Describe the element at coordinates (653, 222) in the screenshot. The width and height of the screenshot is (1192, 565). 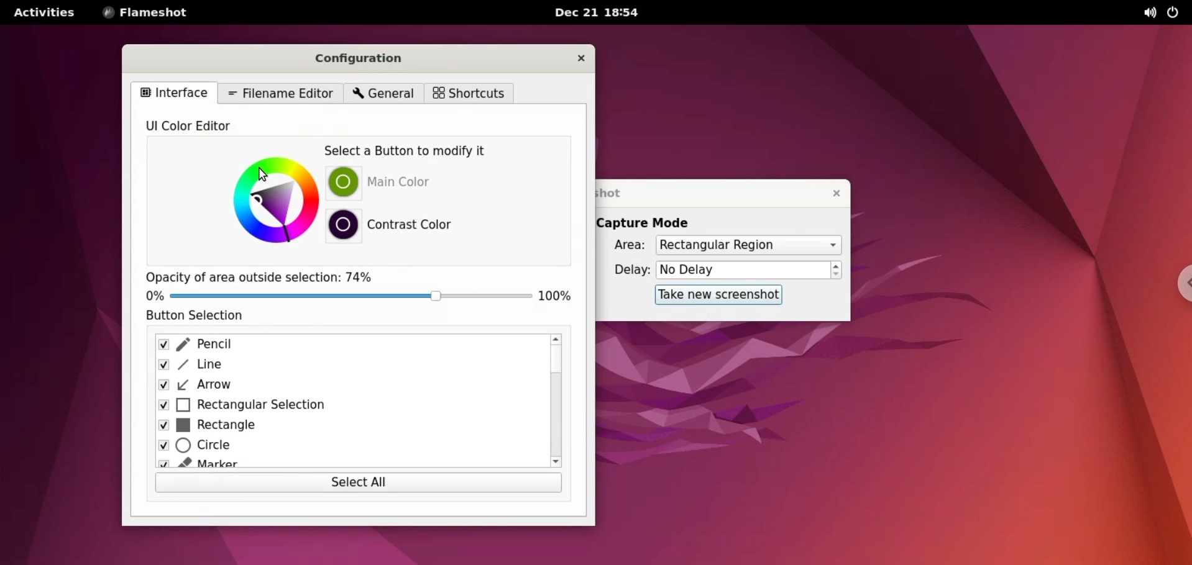
I see `capture mode` at that location.